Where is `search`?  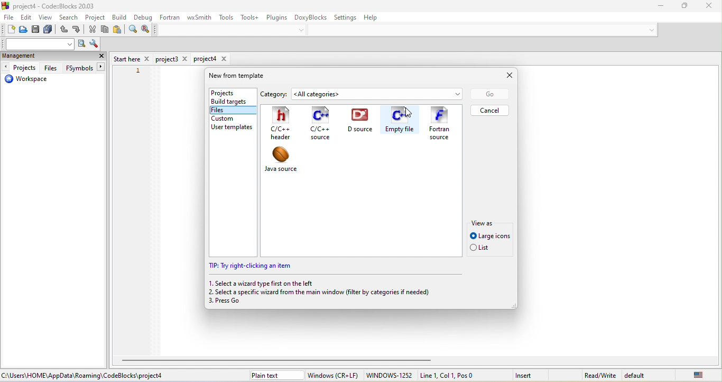
search is located at coordinates (70, 19).